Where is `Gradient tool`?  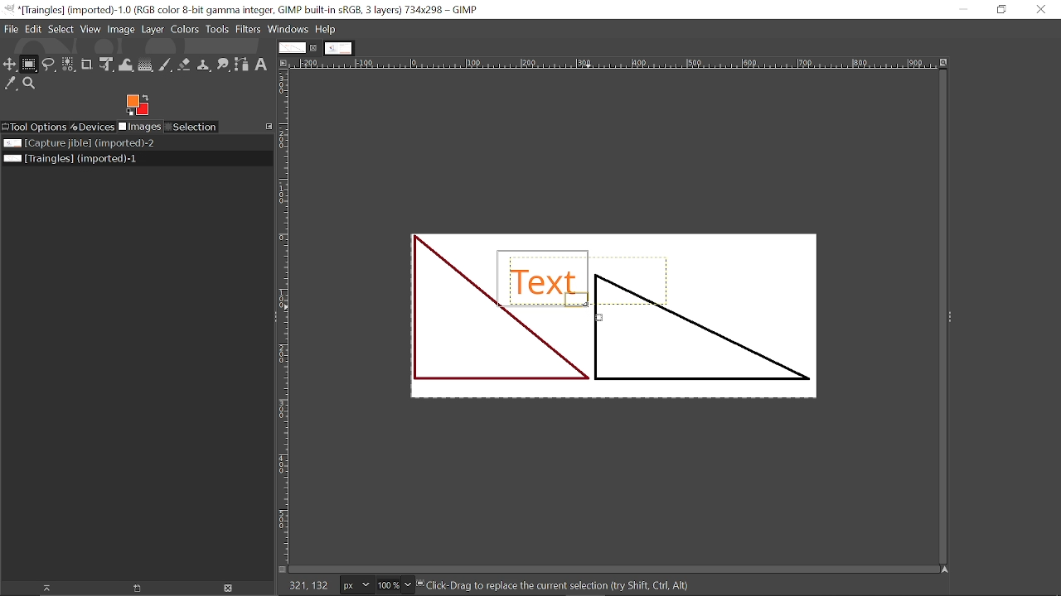 Gradient tool is located at coordinates (146, 65).